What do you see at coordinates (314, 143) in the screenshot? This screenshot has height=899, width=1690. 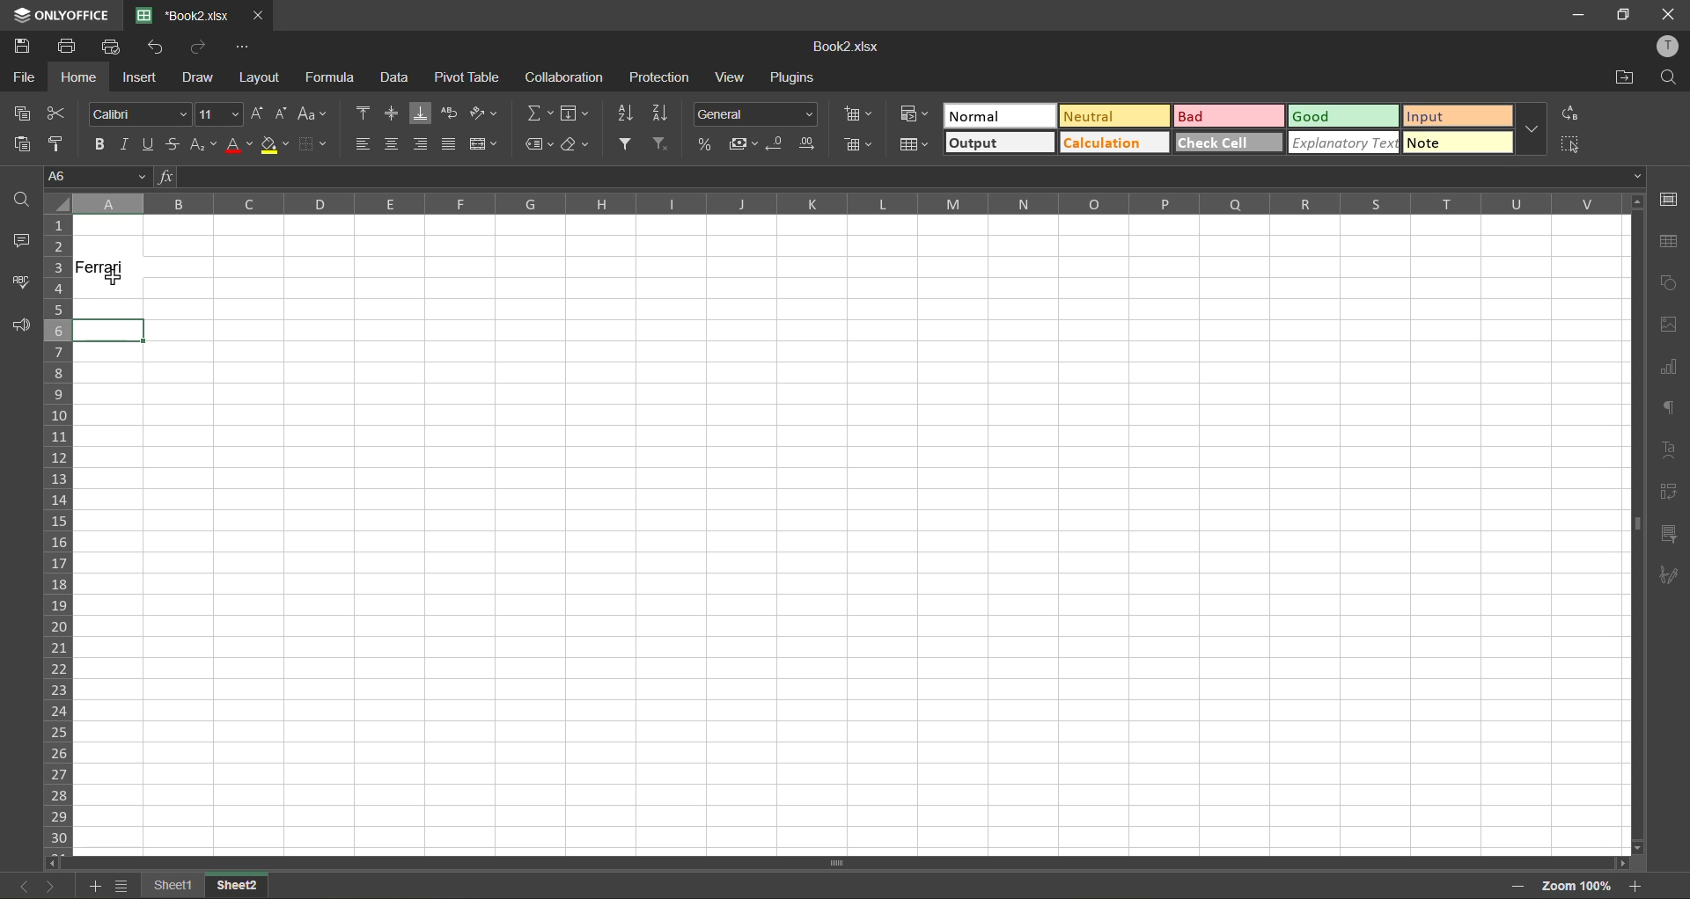 I see `borders` at bounding box center [314, 143].